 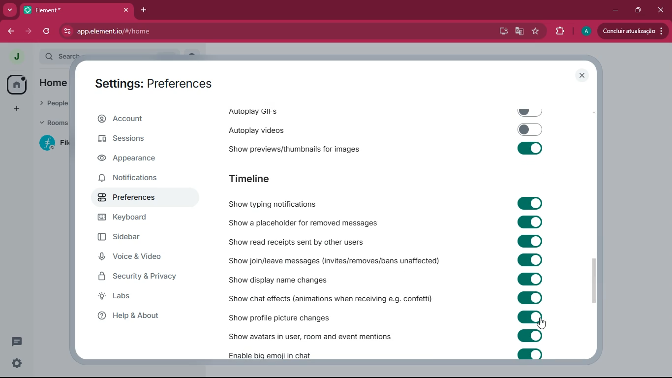 What do you see at coordinates (148, 318) in the screenshot?
I see `help & about` at bounding box center [148, 318].